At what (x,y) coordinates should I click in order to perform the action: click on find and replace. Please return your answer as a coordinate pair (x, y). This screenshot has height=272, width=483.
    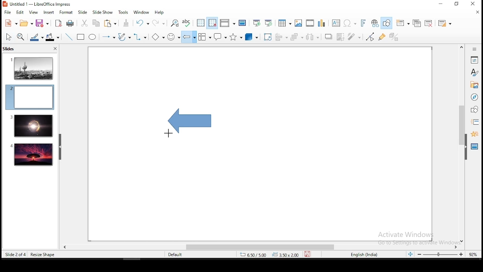
    Looking at the image, I should click on (174, 22).